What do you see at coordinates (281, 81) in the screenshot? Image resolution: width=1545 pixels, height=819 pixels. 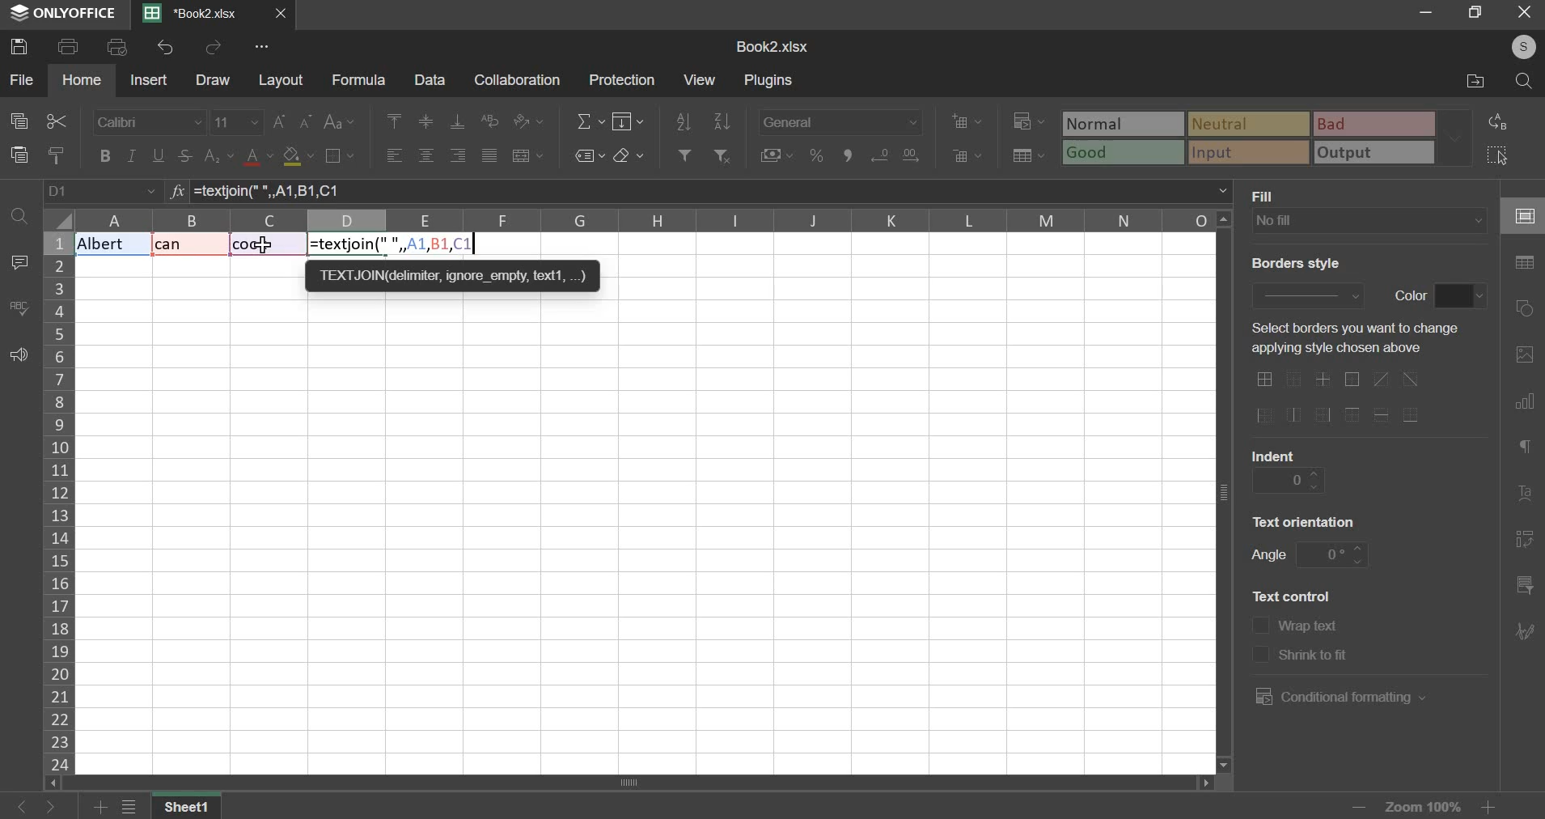 I see `layout` at bounding box center [281, 81].